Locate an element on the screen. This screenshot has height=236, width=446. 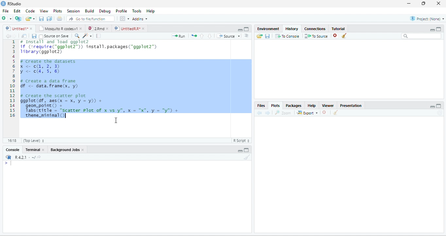
close is located at coordinates (438, 4).